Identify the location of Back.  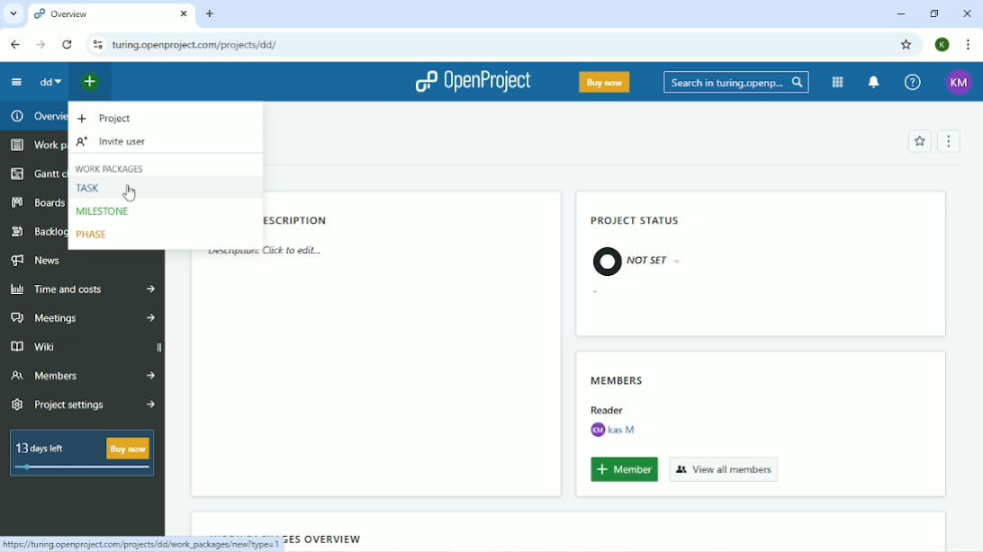
(15, 44).